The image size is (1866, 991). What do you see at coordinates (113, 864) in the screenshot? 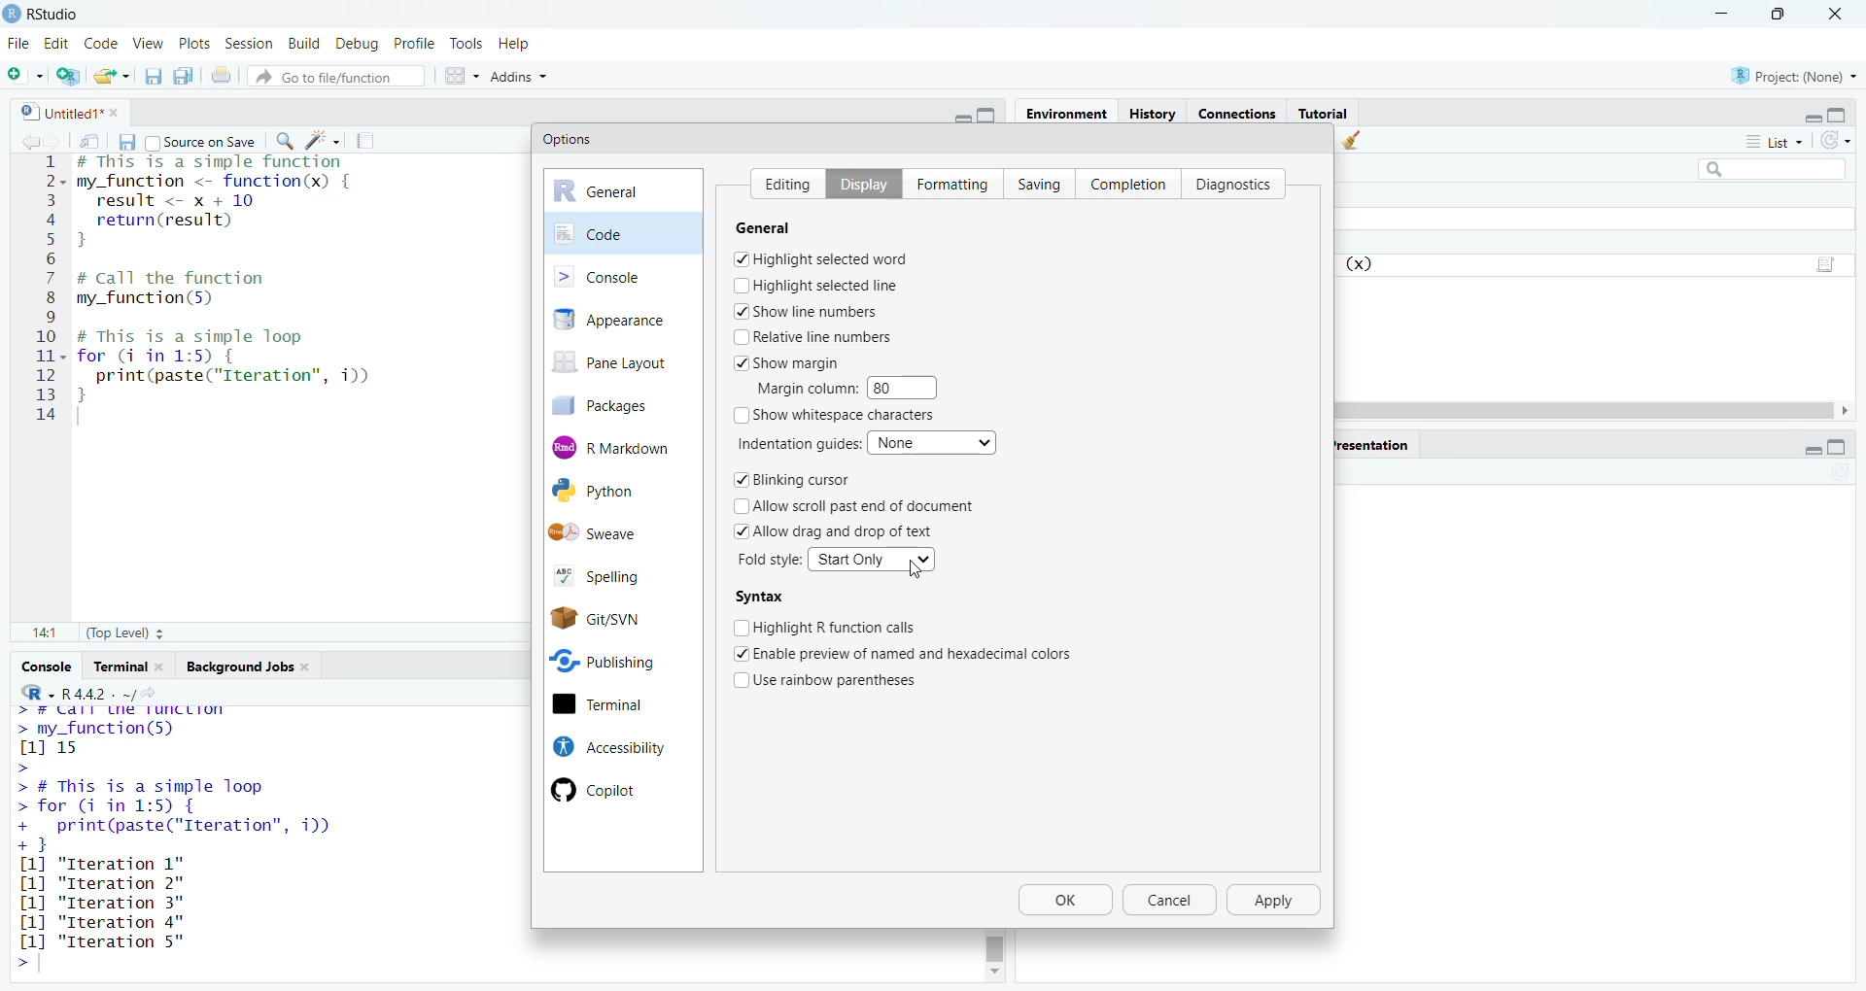
I see `[1] "Iteration 1"` at bounding box center [113, 864].